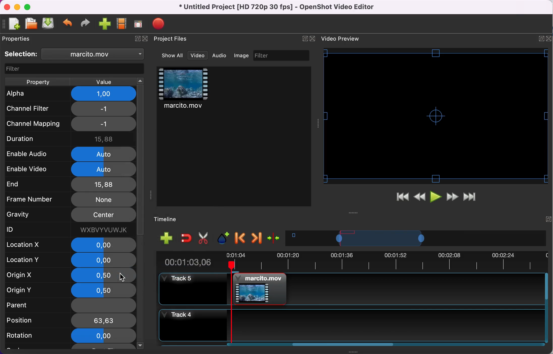 The height and width of the screenshot is (354, 553). What do you see at coordinates (305, 39) in the screenshot?
I see `Expand/Collapse` at bounding box center [305, 39].